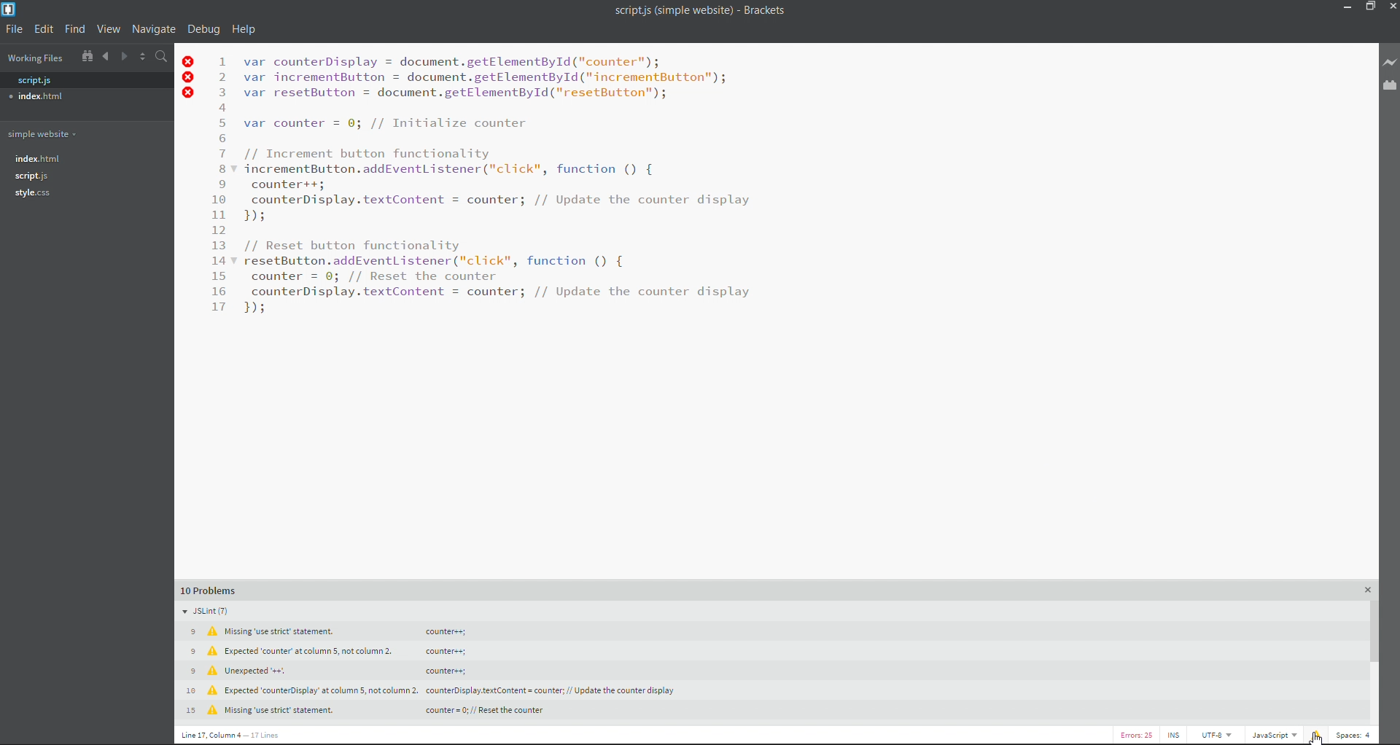  I want to click on error icon , so click(190, 79).